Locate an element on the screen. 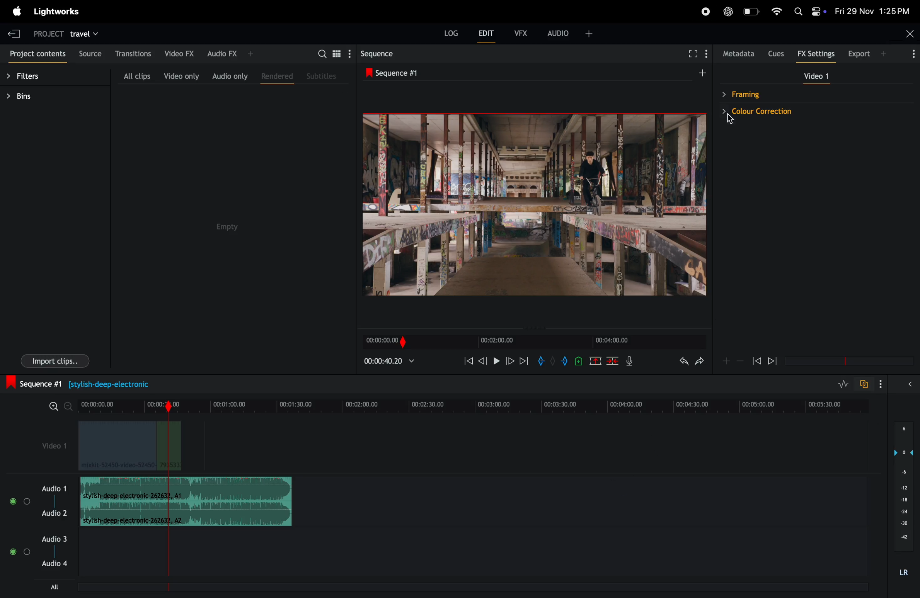 Image resolution: width=920 pixels, height=598 pixels. Audio 2 is located at coordinates (54, 513).